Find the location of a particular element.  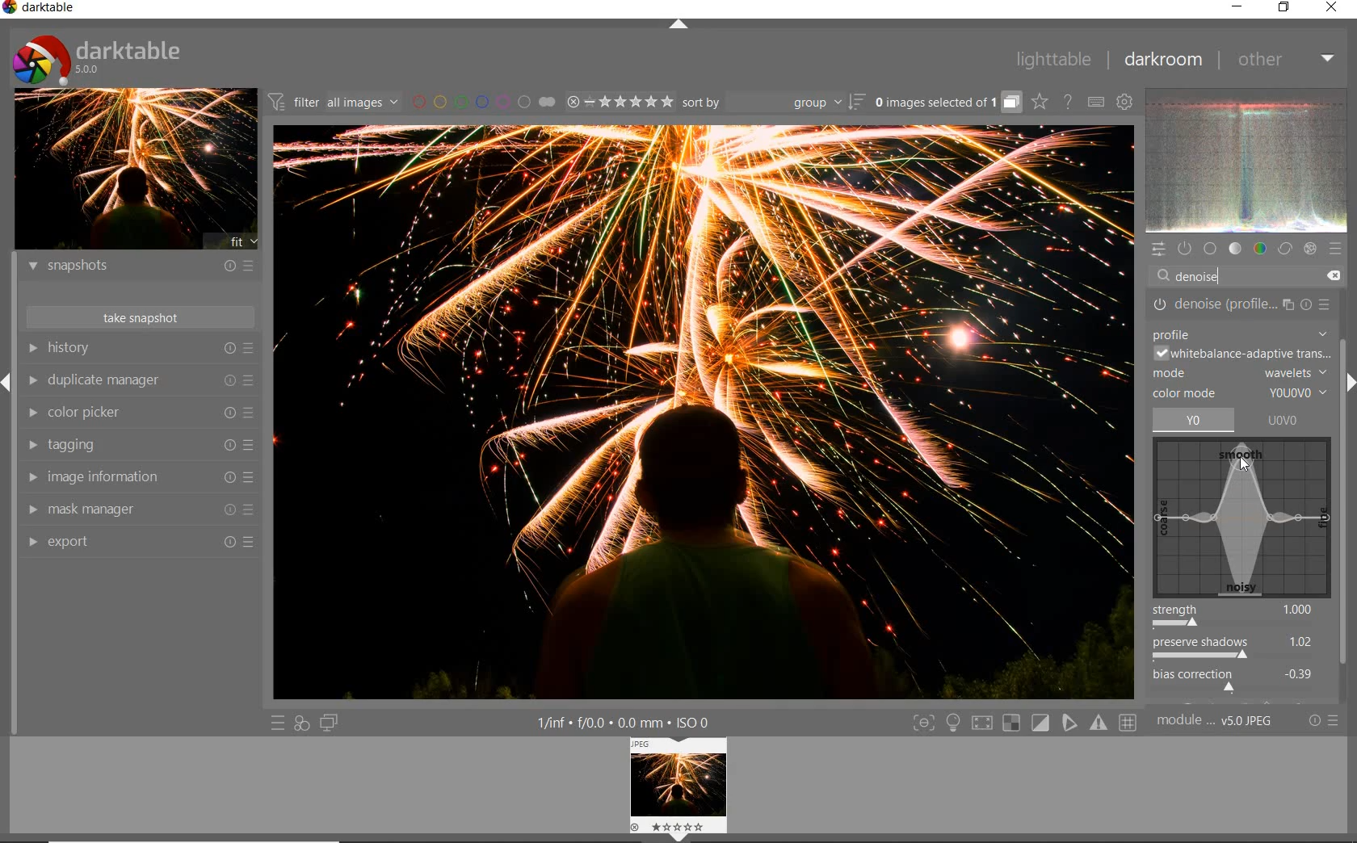

WHITEBALANCE-ADAPTIVE TRANSITION is located at coordinates (1241, 354).